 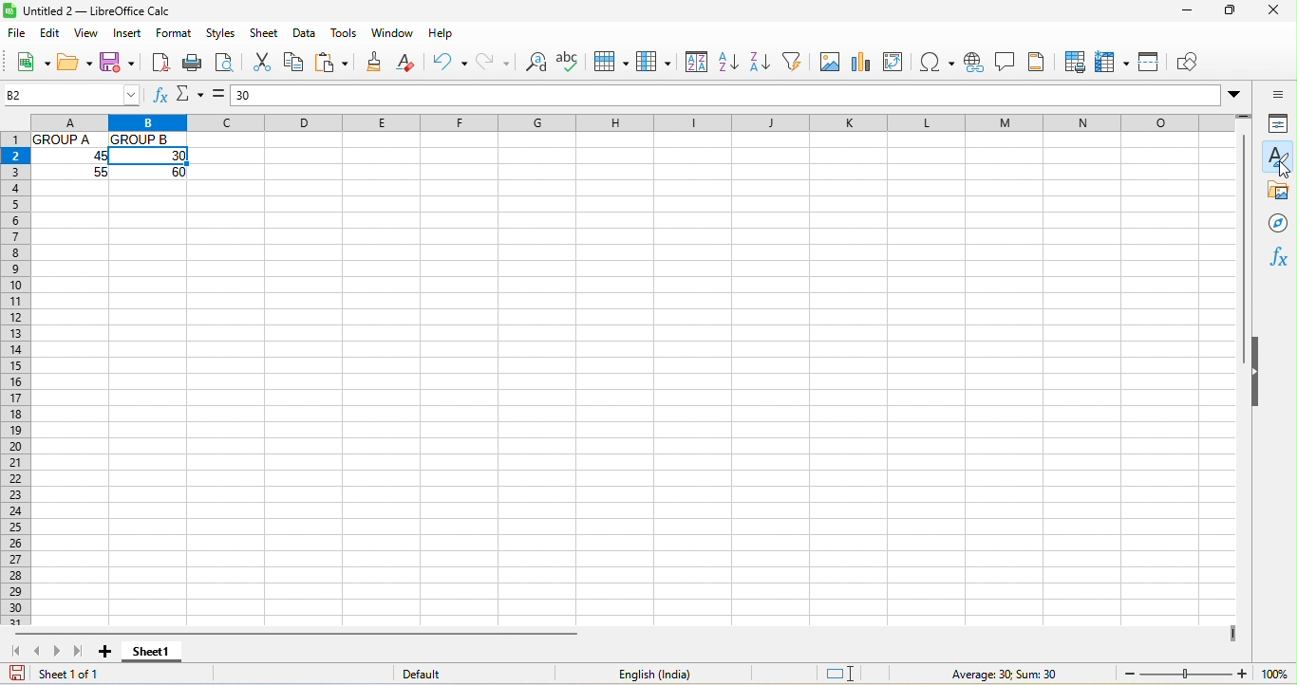 What do you see at coordinates (62, 655) in the screenshot?
I see `next sheet` at bounding box center [62, 655].